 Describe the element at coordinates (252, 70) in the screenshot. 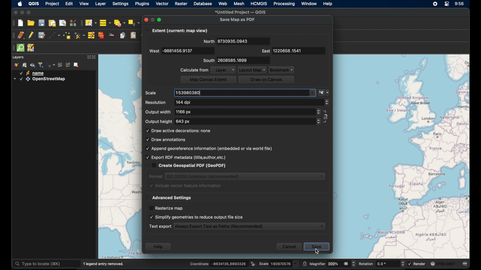

I see `layout map dropdown menu` at that location.